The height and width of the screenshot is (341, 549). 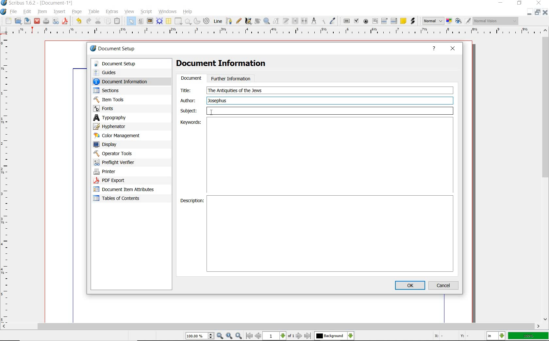 What do you see at coordinates (538, 12) in the screenshot?
I see `restore` at bounding box center [538, 12].